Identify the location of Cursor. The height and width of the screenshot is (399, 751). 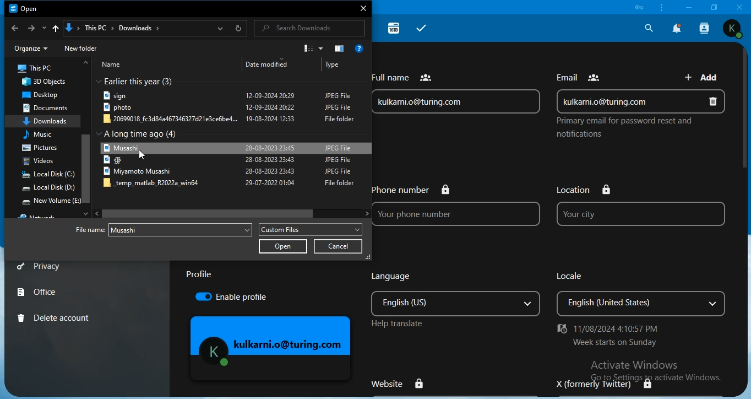
(210, 213).